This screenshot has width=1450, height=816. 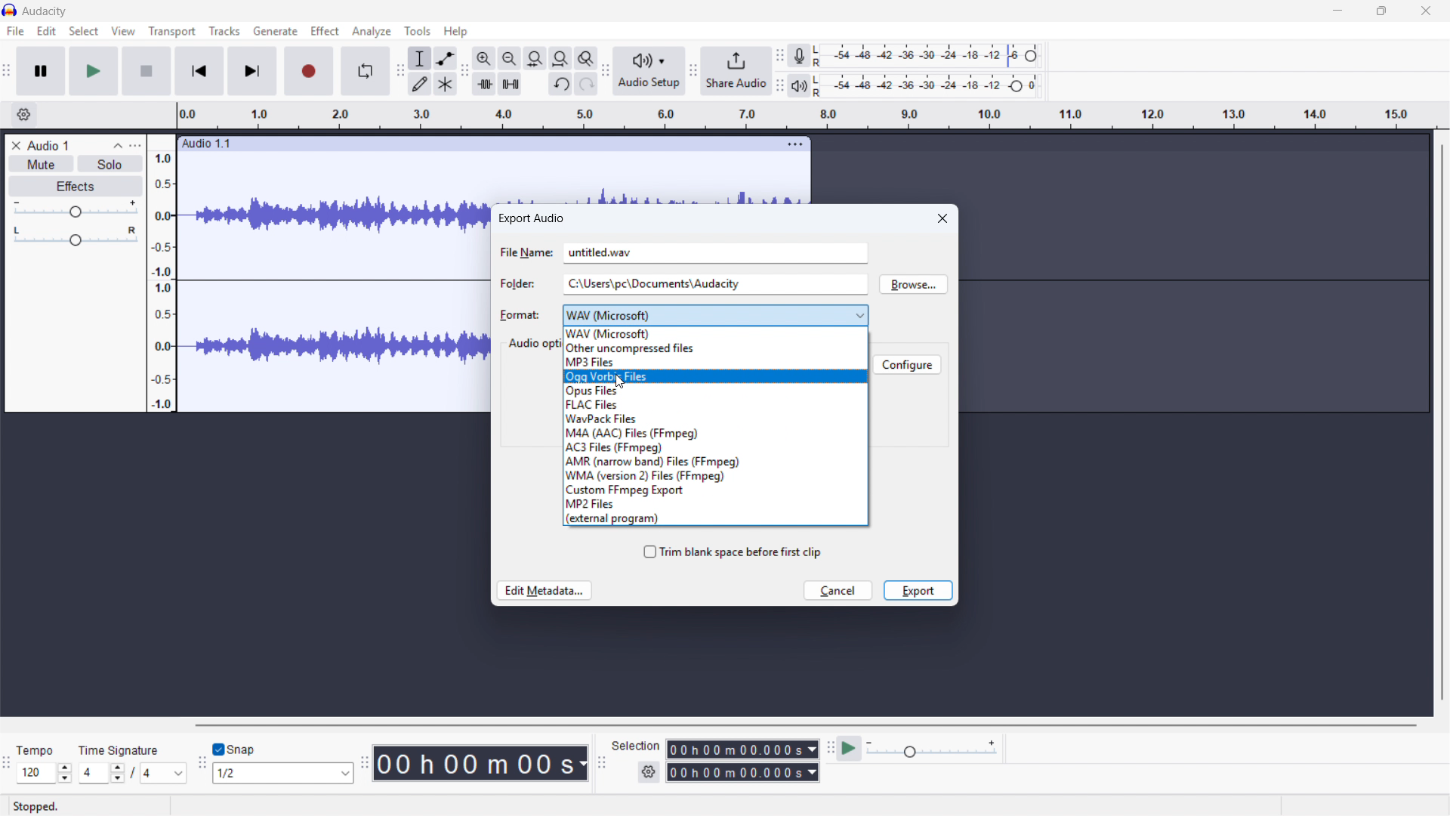 What do you see at coordinates (715, 403) in the screenshot?
I see `FLAC files ` at bounding box center [715, 403].